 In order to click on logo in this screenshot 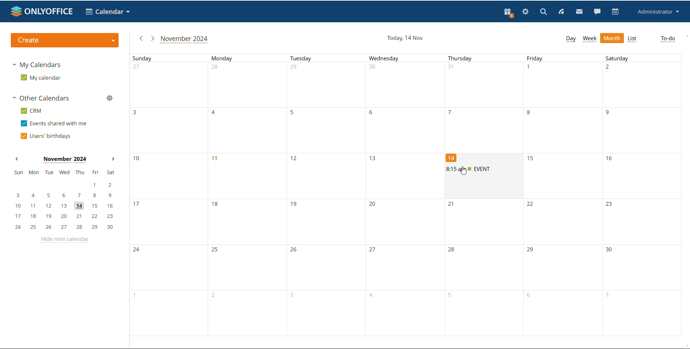, I will do `click(42, 11)`.